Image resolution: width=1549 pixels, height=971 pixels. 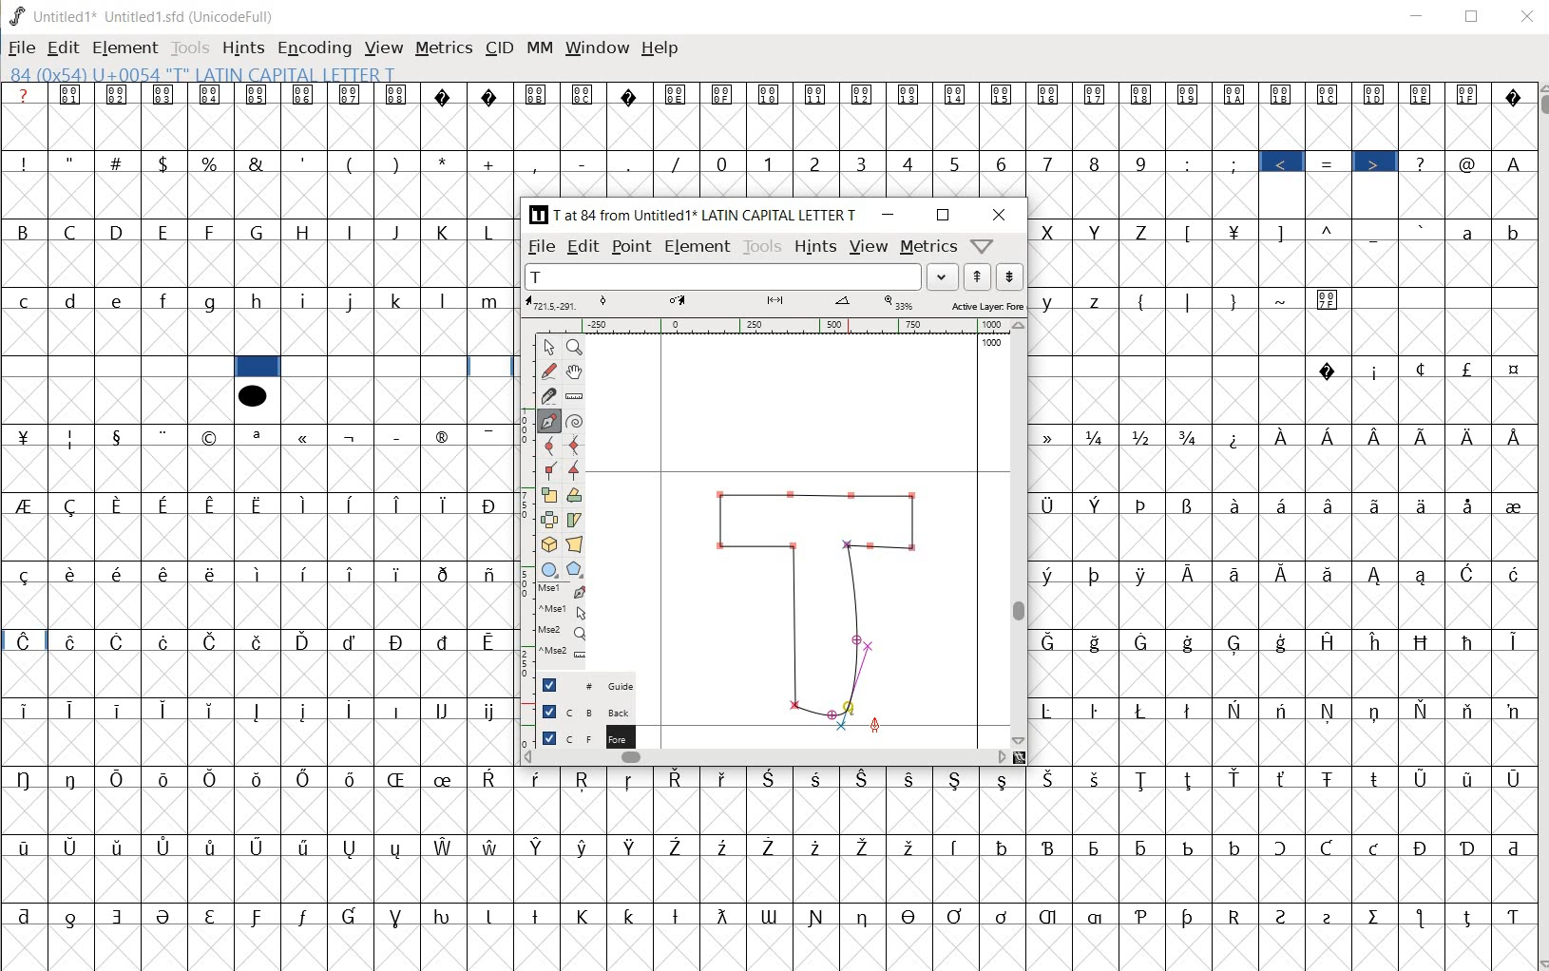 What do you see at coordinates (1425, 576) in the screenshot?
I see `Symbol` at bounding box center [1425, 576].